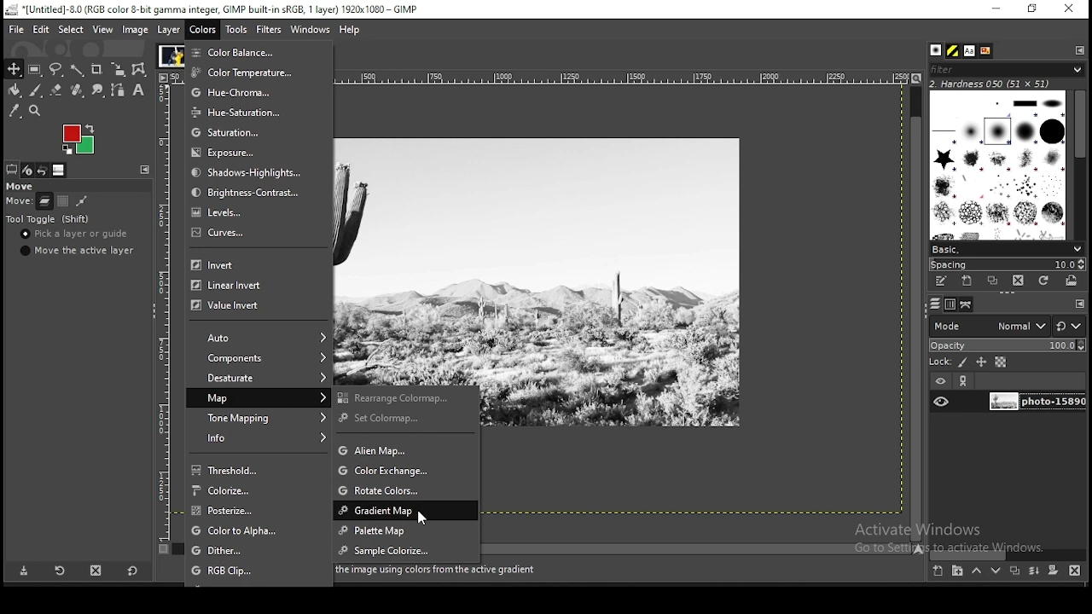 This screenshot has height=614, width=1092. I want to click on layer, so click(170, 30).